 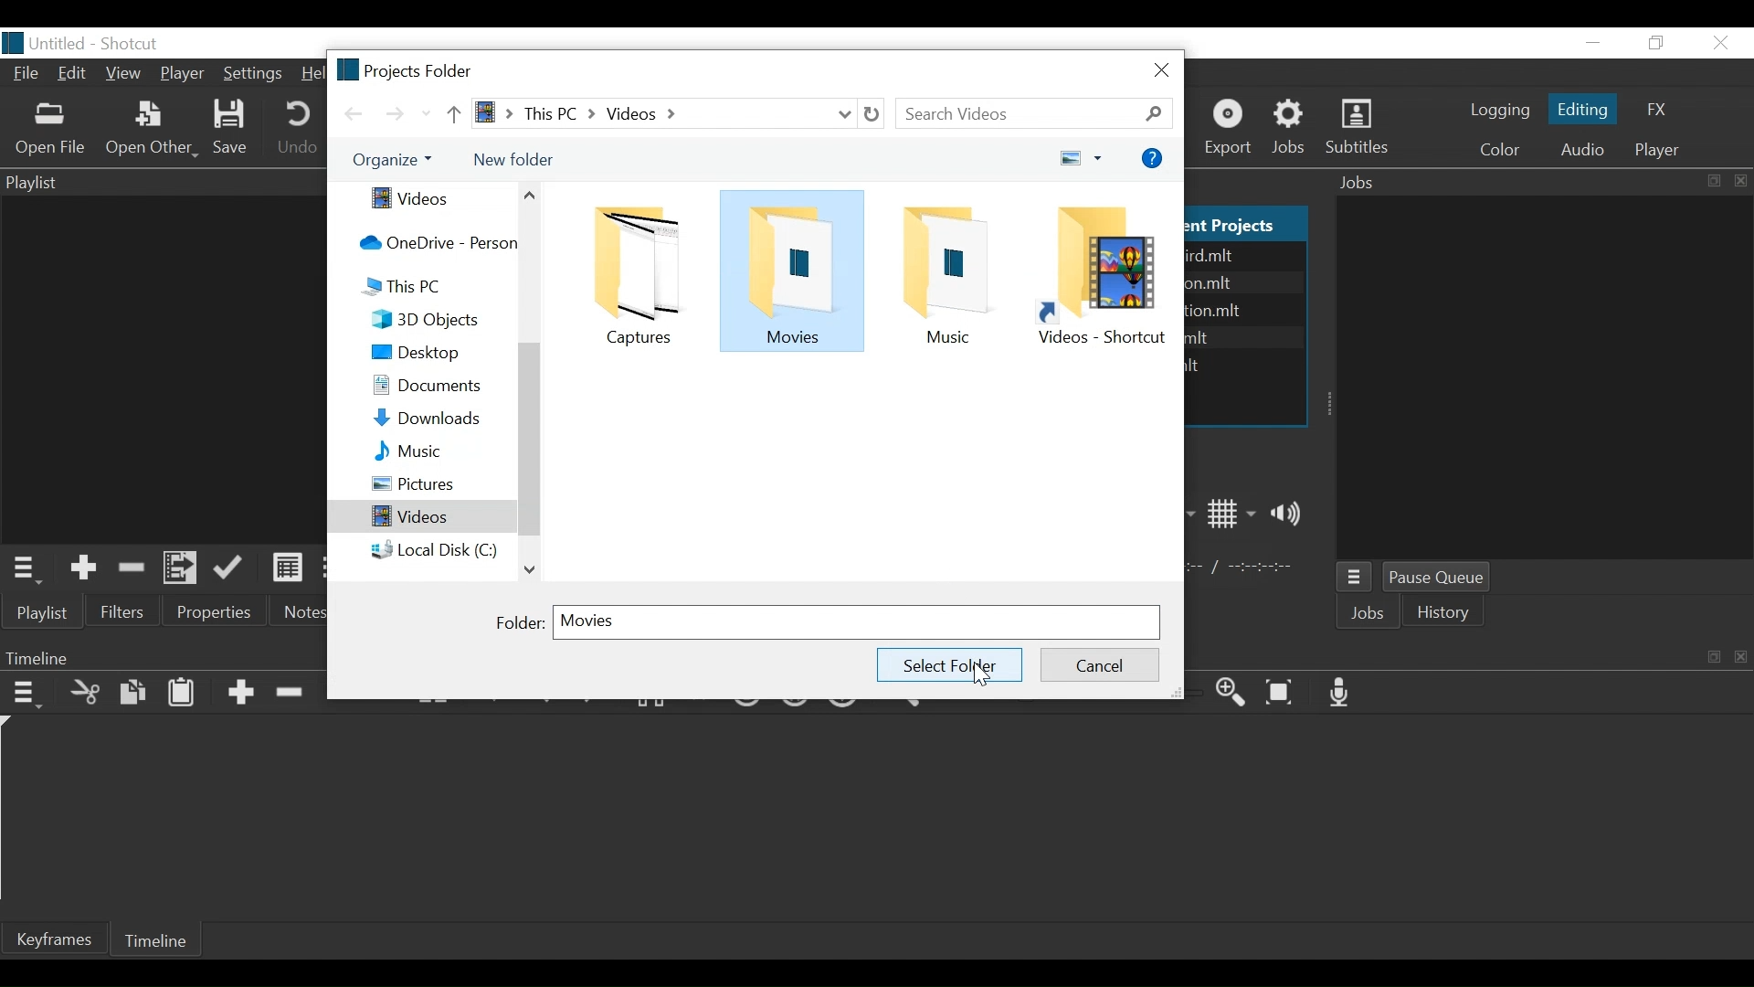 What do you see at coordinates (131, 567) in the screenshot?
I see `Remove cut` at bounding box center [131, 567].